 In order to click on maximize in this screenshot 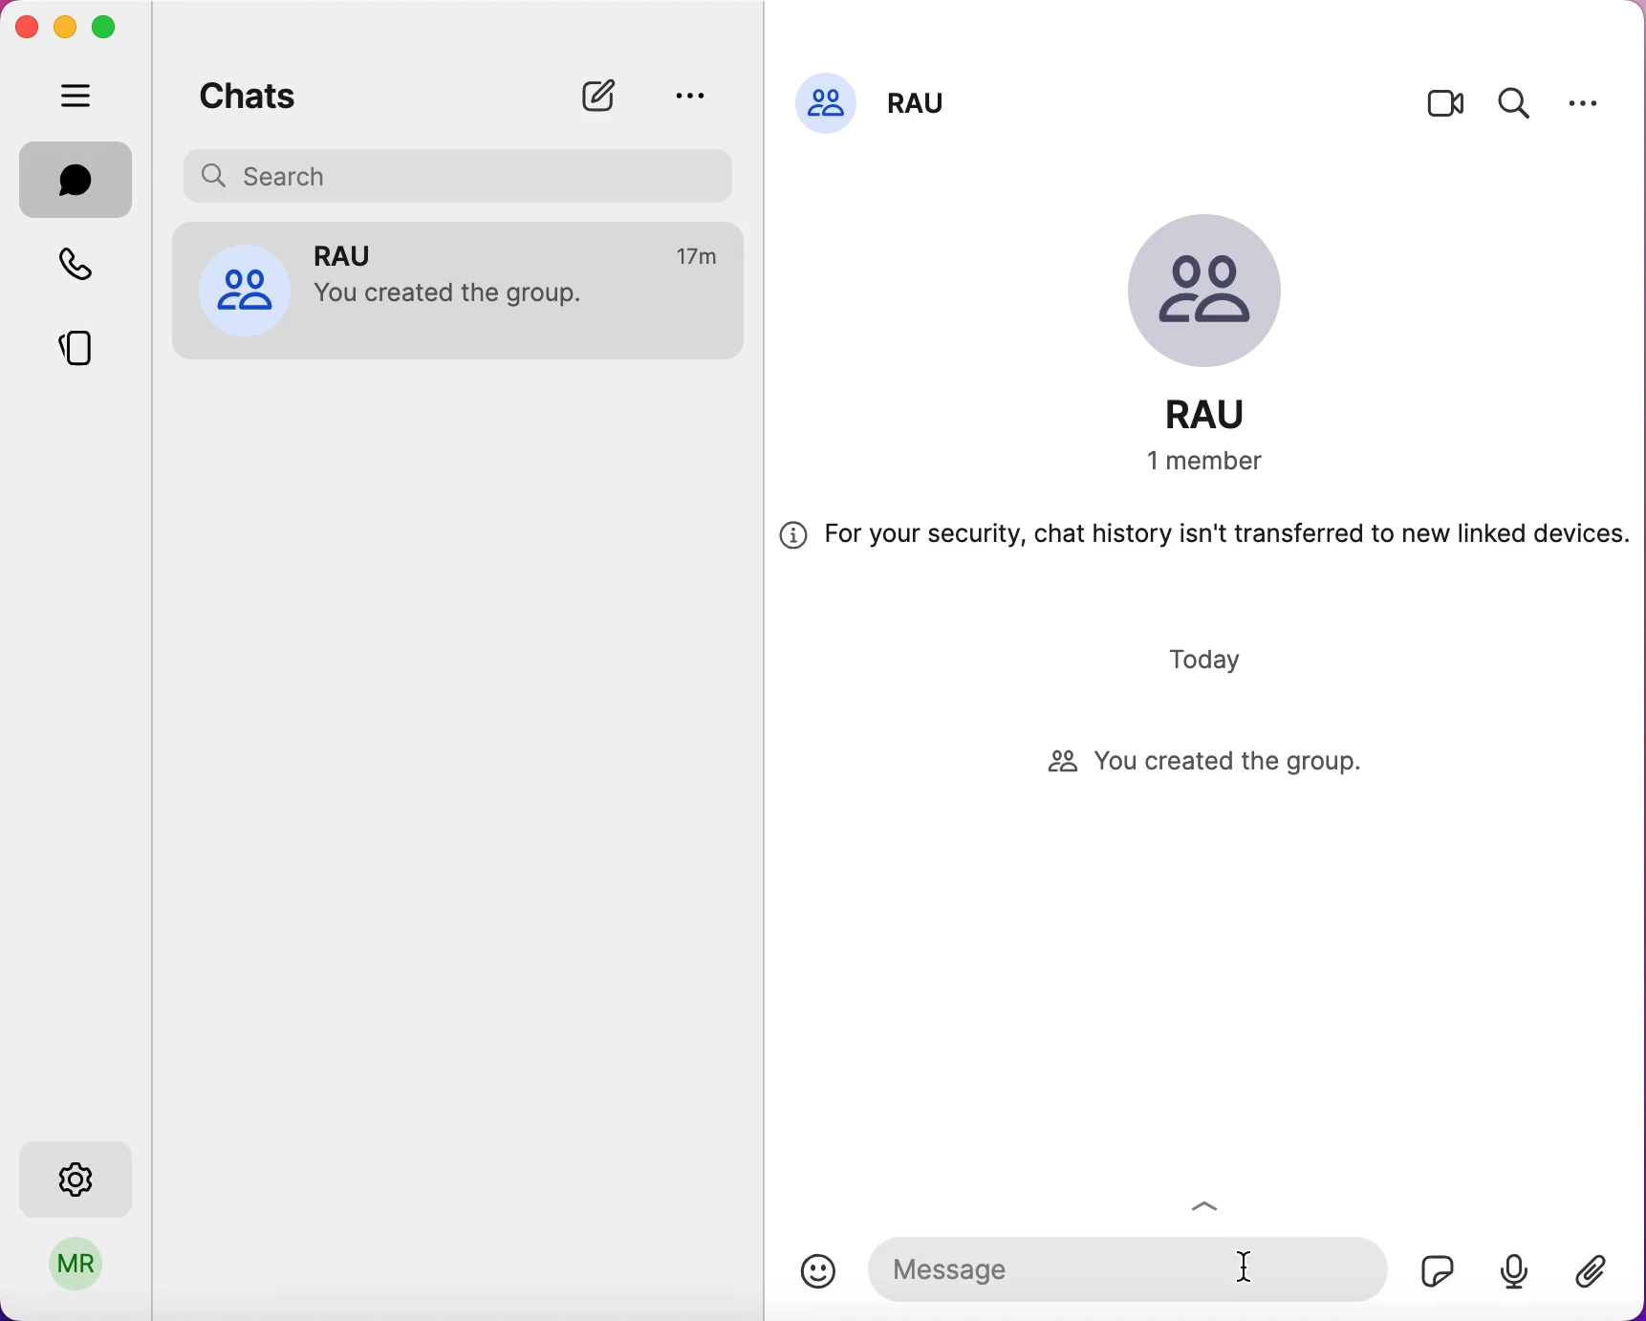, I will do `click(111, 28)`.